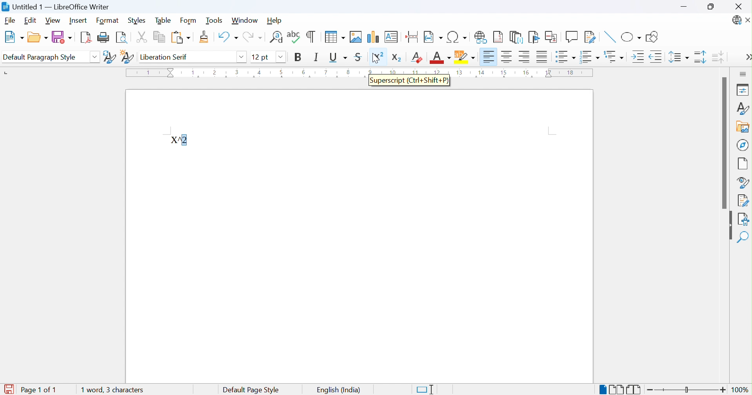  What do you see at coordinates (180, 38) in the screenshot?
I see `Paste` at bounding box center [180, 38].